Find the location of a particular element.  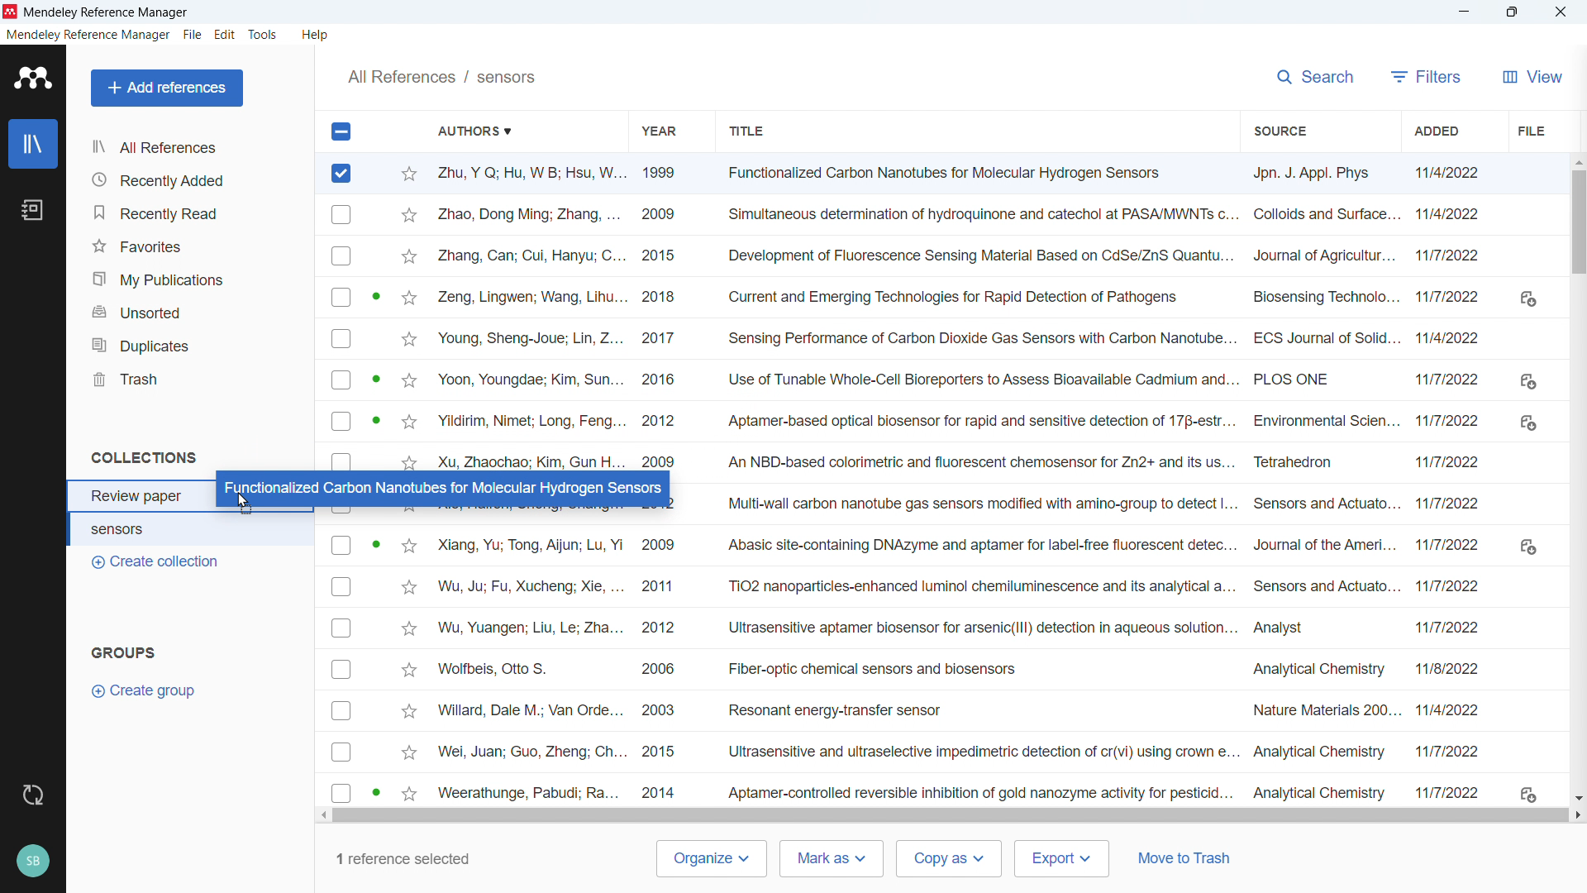

Mark as  is located at coordinates (831, 859).